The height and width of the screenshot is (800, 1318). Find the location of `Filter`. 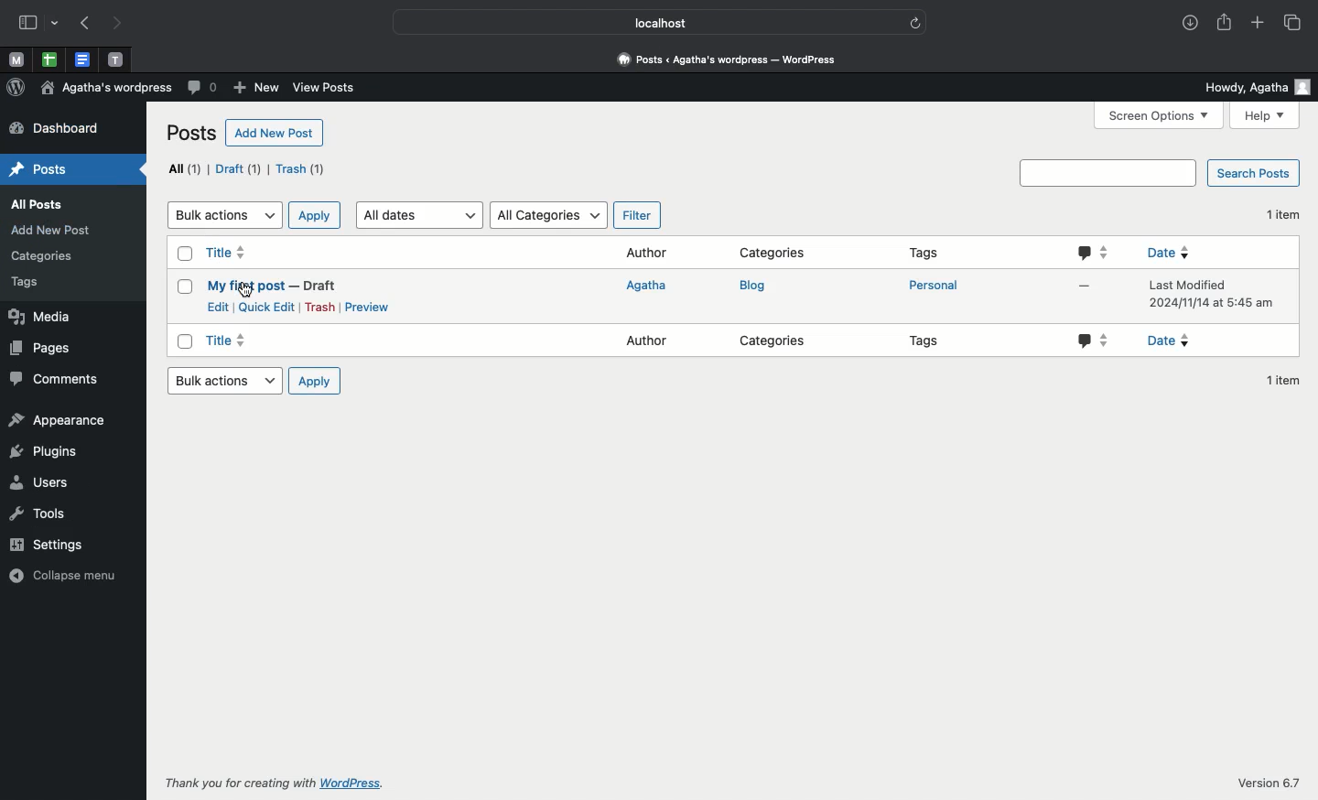

Filter is located at coordinates (634, 215).